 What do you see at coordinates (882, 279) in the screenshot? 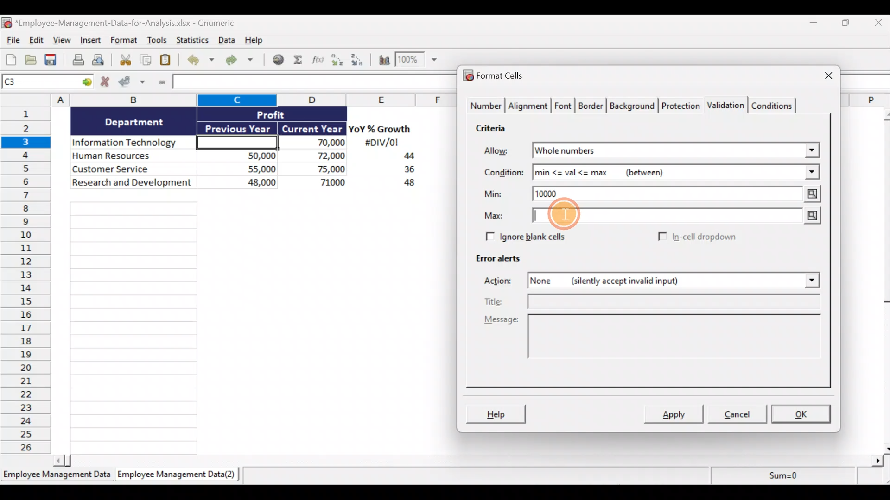
I see `Scroll bar` at bounding box center [882, 279].